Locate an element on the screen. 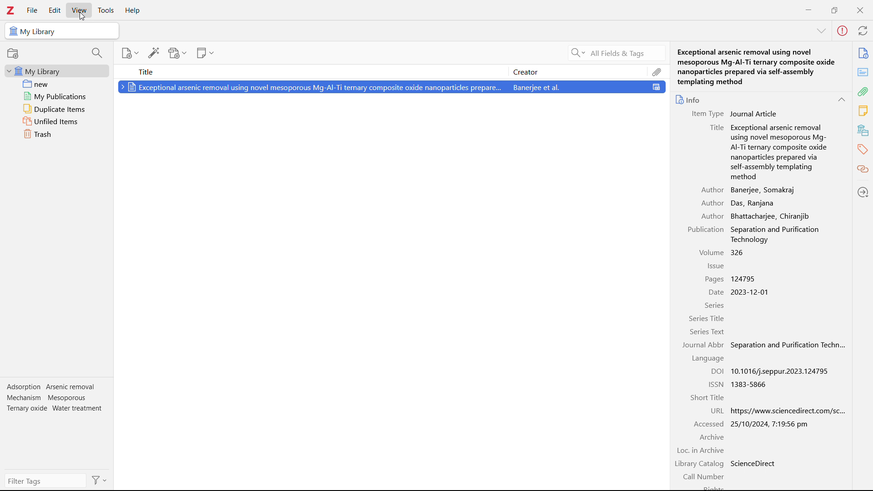 The height and width of the screenshot is (491, 873). Exceptional arsenic removal using novel mesoporous Mg-Al-Ti ternary composite oxide nanoparticles prepare... is located at coordinates (312, 87).